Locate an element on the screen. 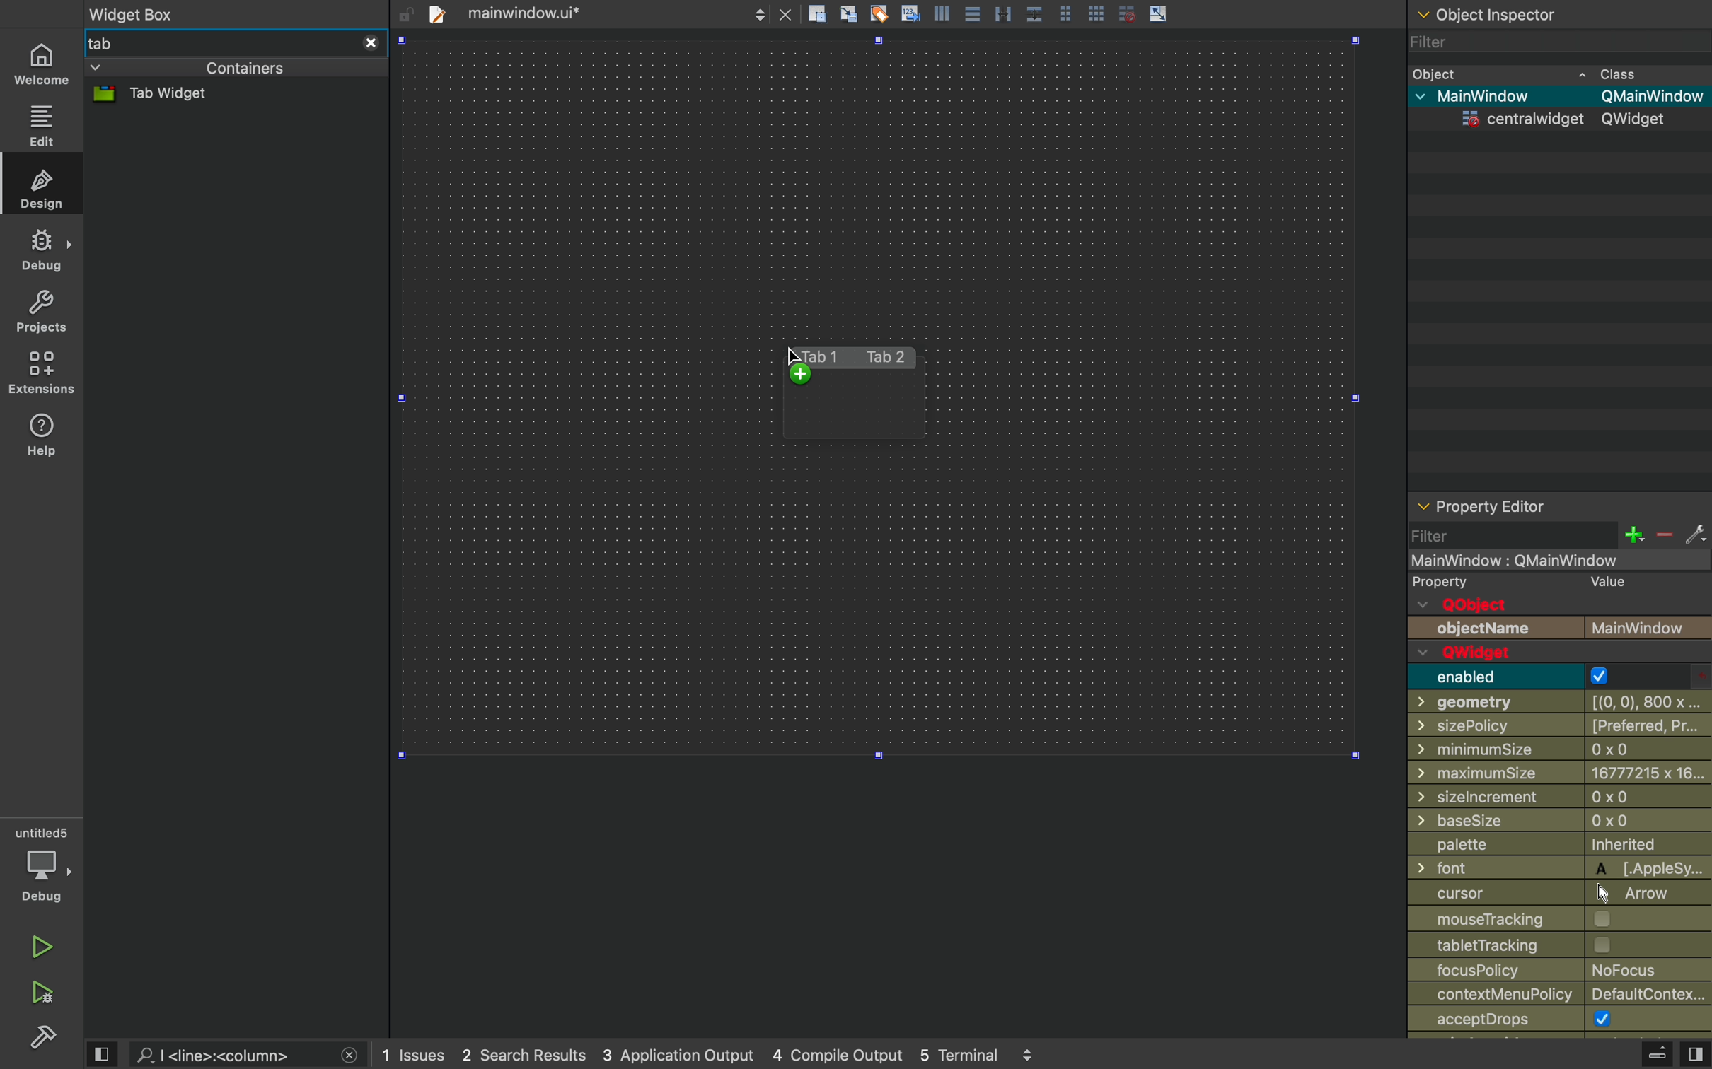 This screenshot has width=1712, height=1069. projects is located at coordinates (45, 312).